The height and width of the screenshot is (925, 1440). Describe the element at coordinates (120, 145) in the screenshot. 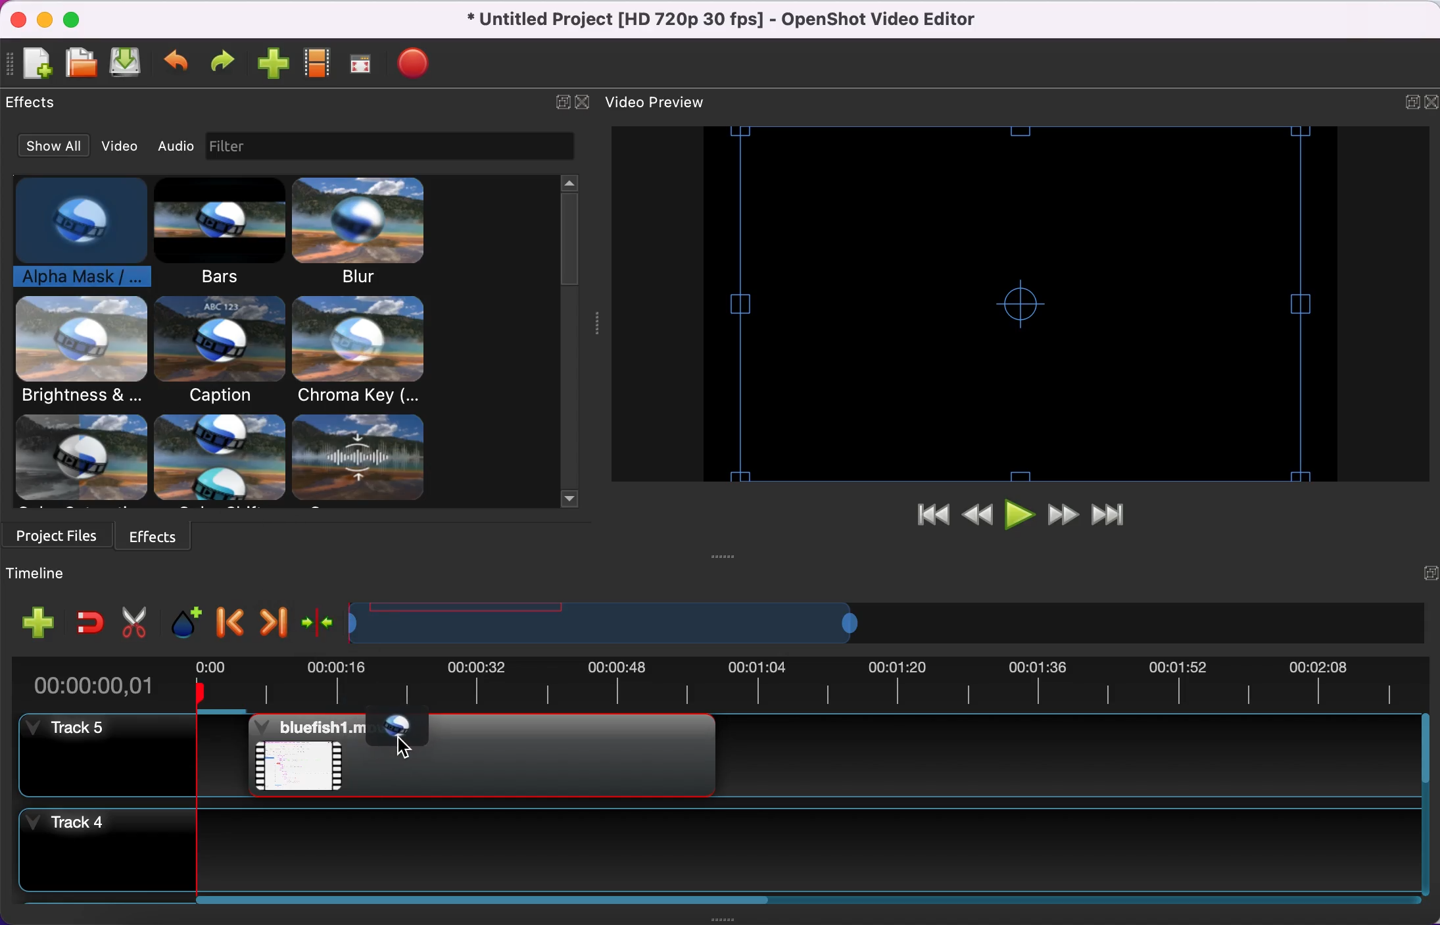

I see `video` at that location.